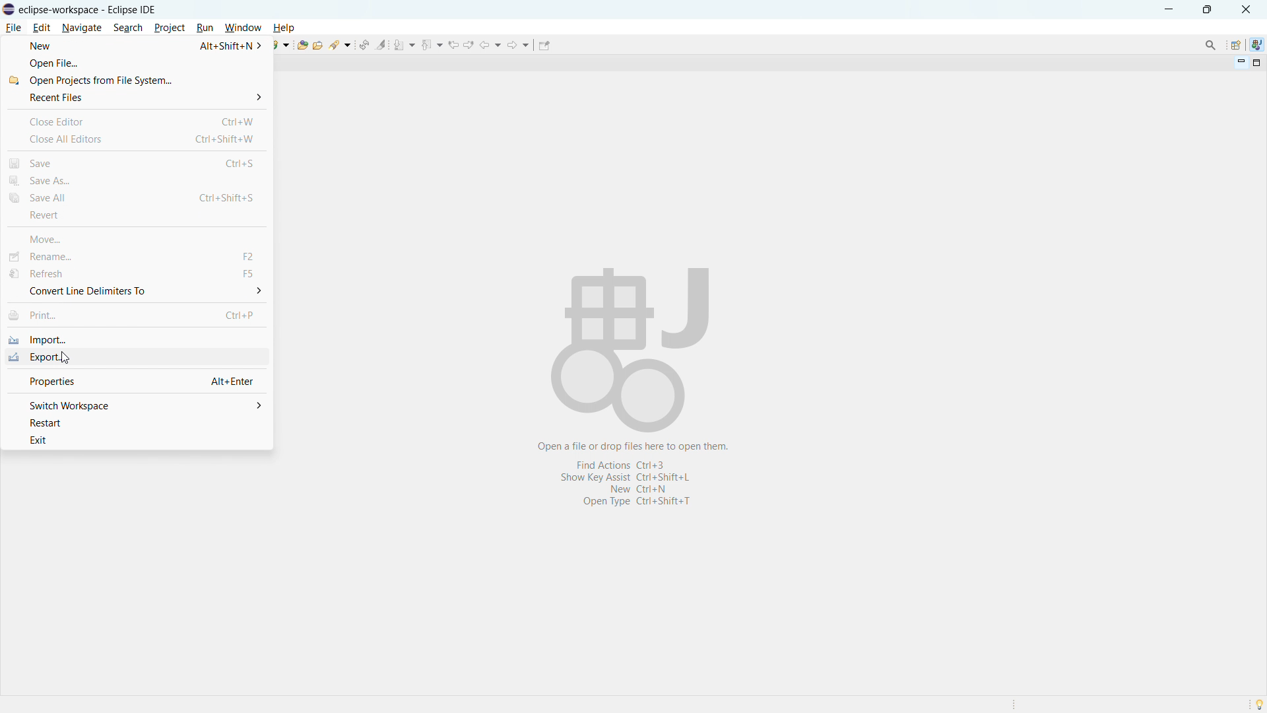 This screenshot has width=1267, height=713. Describe the element at coordinates (136, 358) in the screenshot. I see `export` at that location.